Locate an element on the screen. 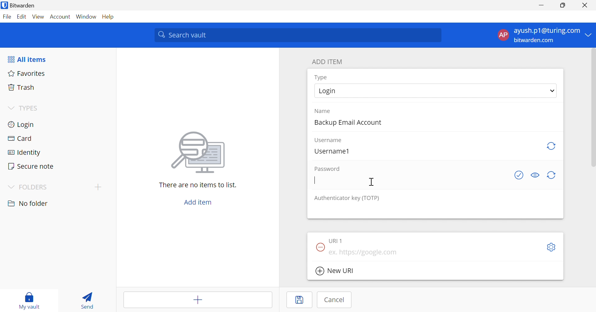 The width and height of the screenshot is (596, 312). Login is located at coordinates (22, 124).